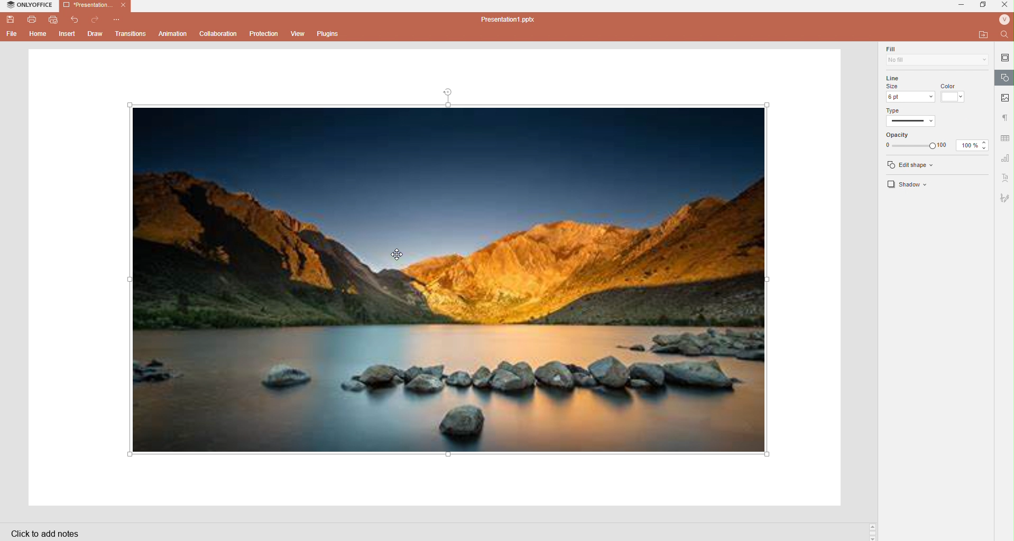  I want to click on 100%, so click(966, 145).